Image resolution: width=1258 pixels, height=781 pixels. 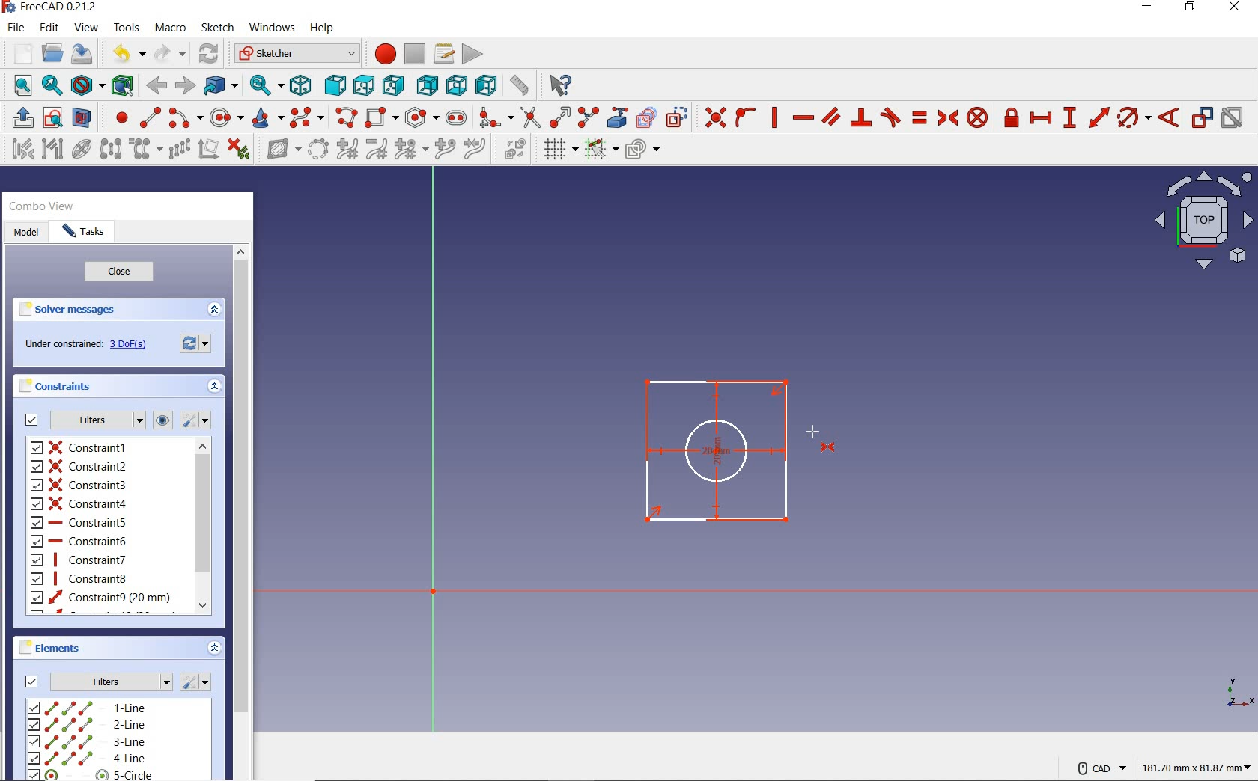 I want to click on constrain perpendicular, so click(x=863, y=117).